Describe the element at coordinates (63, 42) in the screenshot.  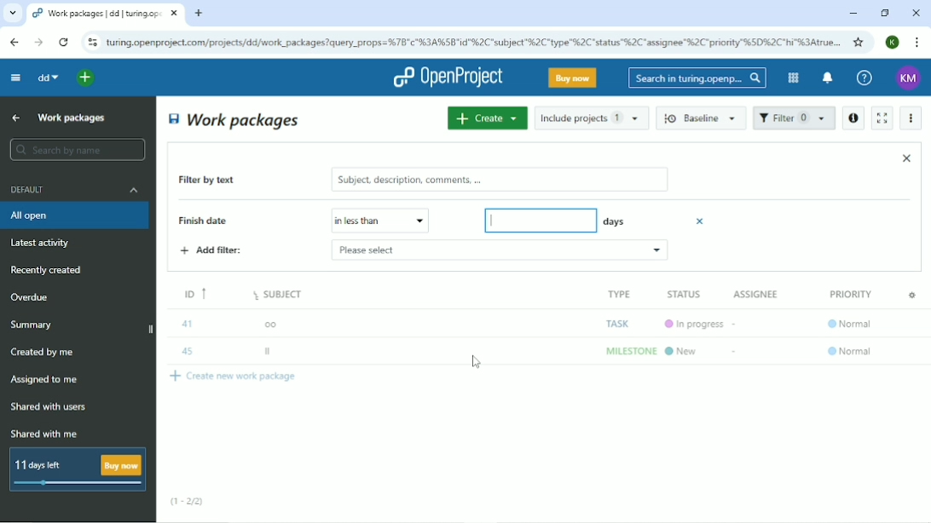
I see `Reload this page` at that location.